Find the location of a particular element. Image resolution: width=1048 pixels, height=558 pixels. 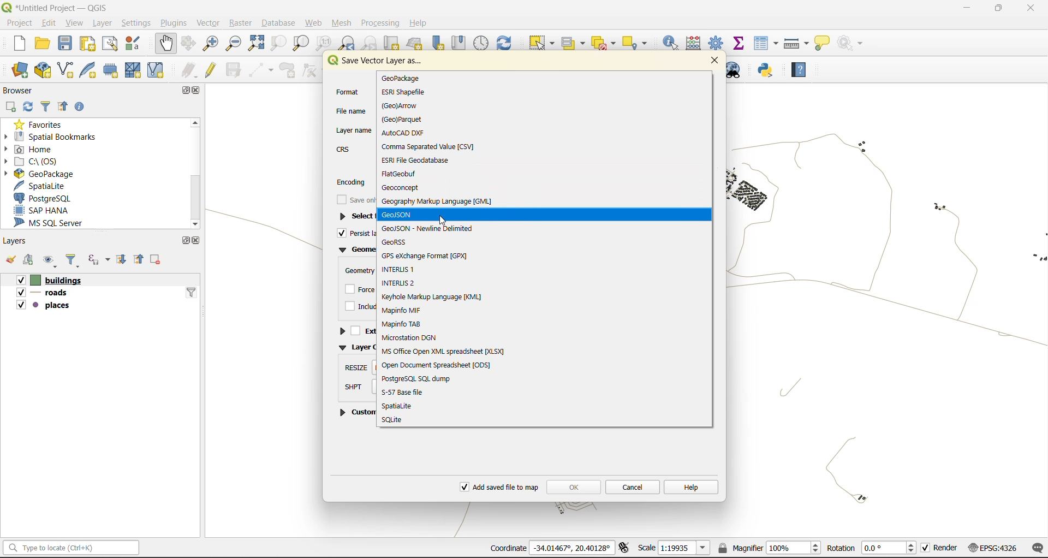

manage map is located at coordinates (48, 261).